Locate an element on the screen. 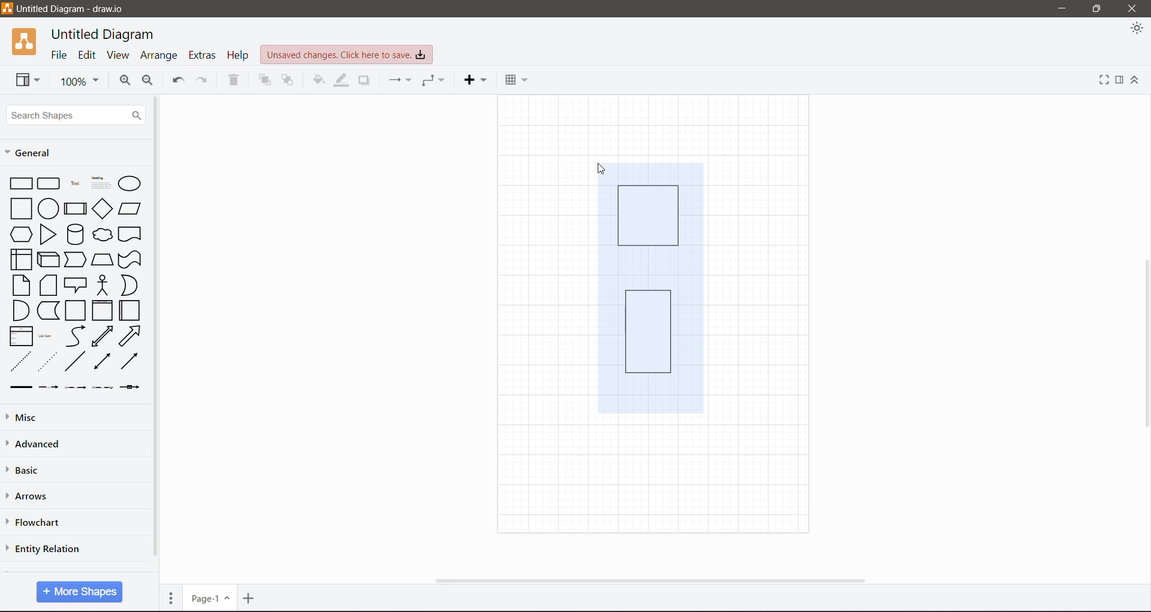 This screenshot has width=1151, height=612. Page Number is located at coordinates (210, 598).